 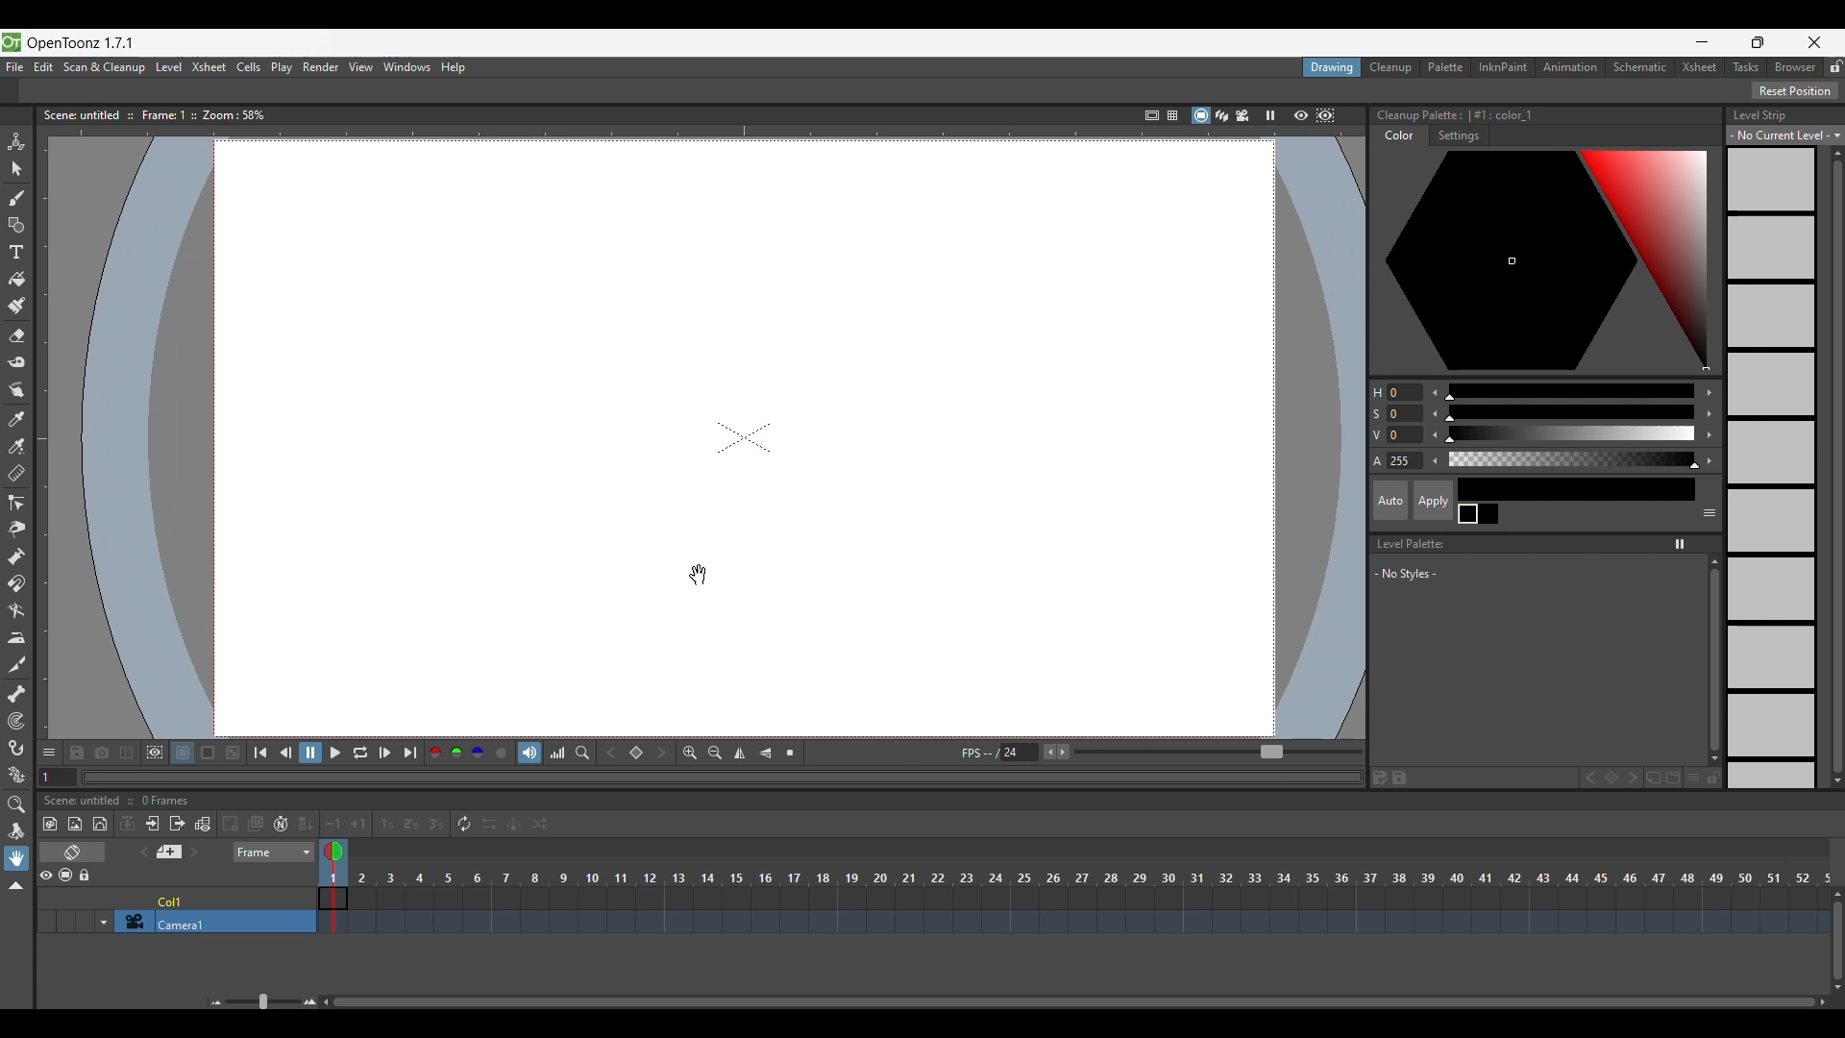 I want to click on Ruler tool, so click(x=16, y=472).